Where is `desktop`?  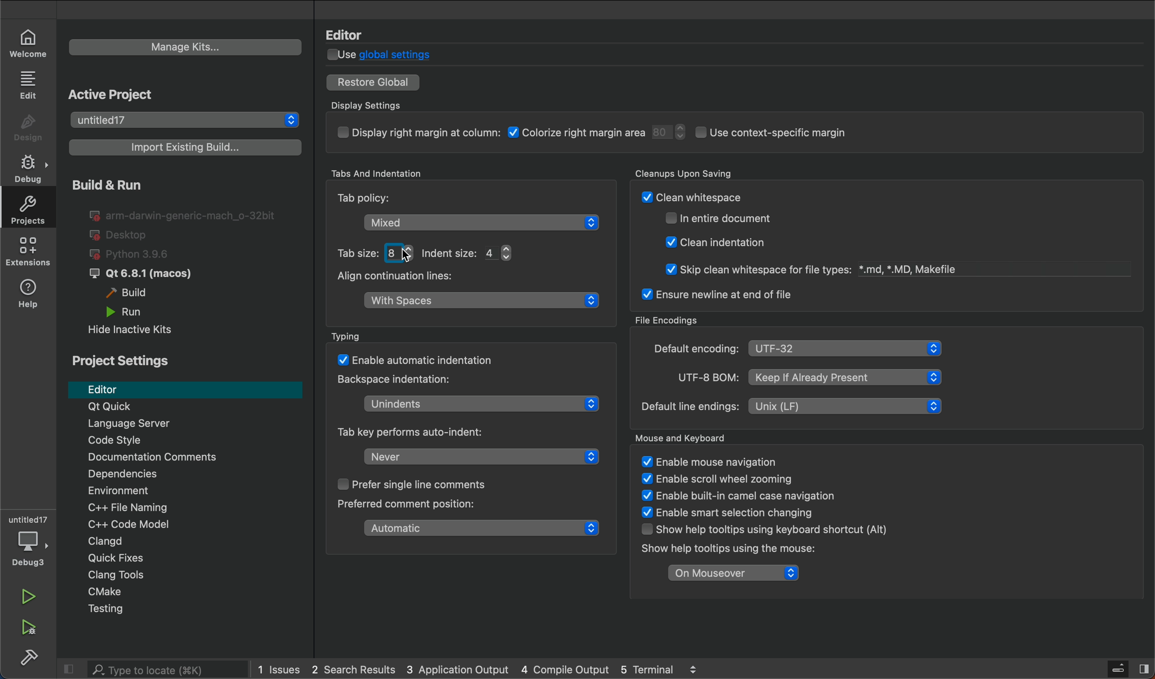 desktop is located at coordinates (121, 234).